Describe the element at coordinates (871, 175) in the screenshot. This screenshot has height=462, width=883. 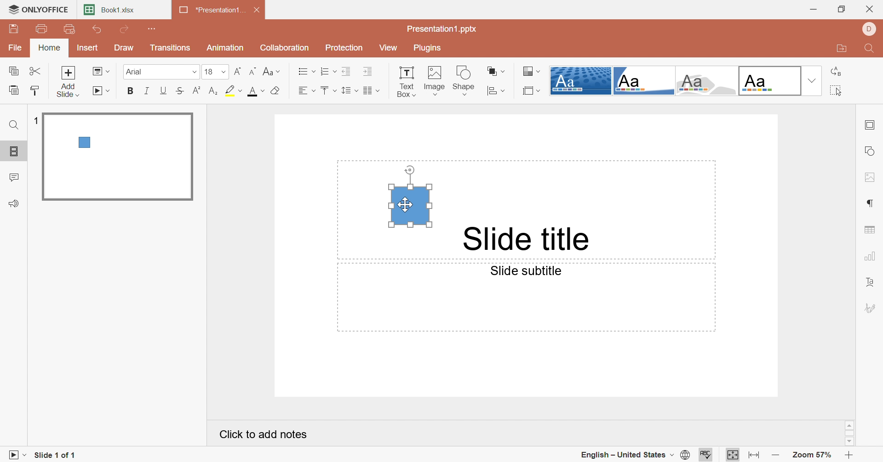
I see `Image settings` at that location.